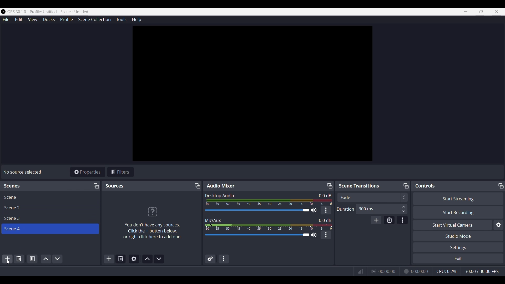 The width and height of the screenshot is (505, 284). What do you see at coordinates (50, 197) in the screenshot?
I see `Scene` at bounding box center [50, 197].